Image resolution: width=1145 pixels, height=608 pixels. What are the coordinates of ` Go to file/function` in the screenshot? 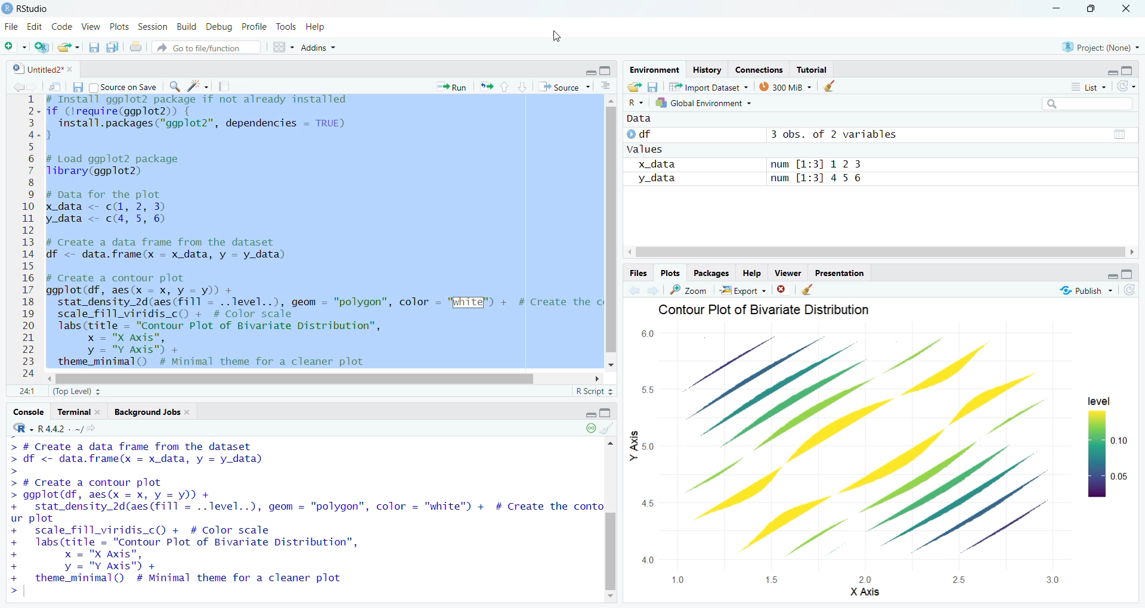 It's located at (205, 47).